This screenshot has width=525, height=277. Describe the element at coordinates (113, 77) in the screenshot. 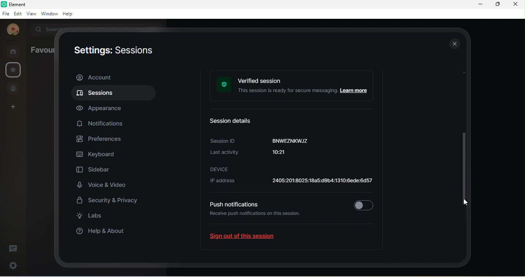

I see `account` at that location.